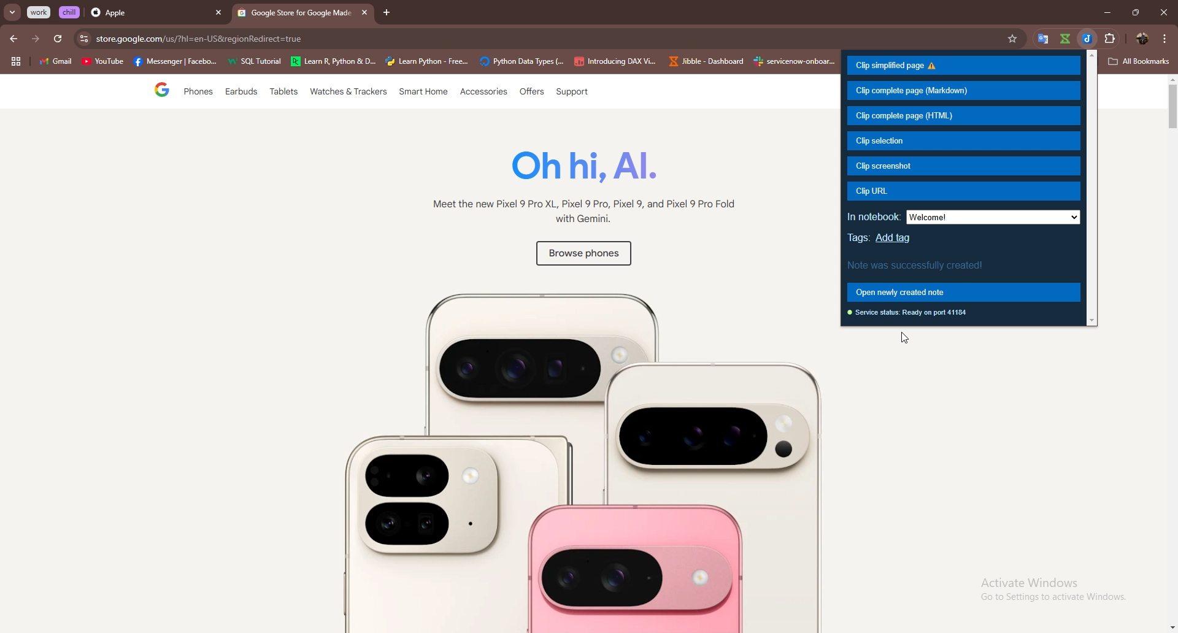  Describe the element at coordinates (195, 93) in the screenshot. I see `Phones` at that location.